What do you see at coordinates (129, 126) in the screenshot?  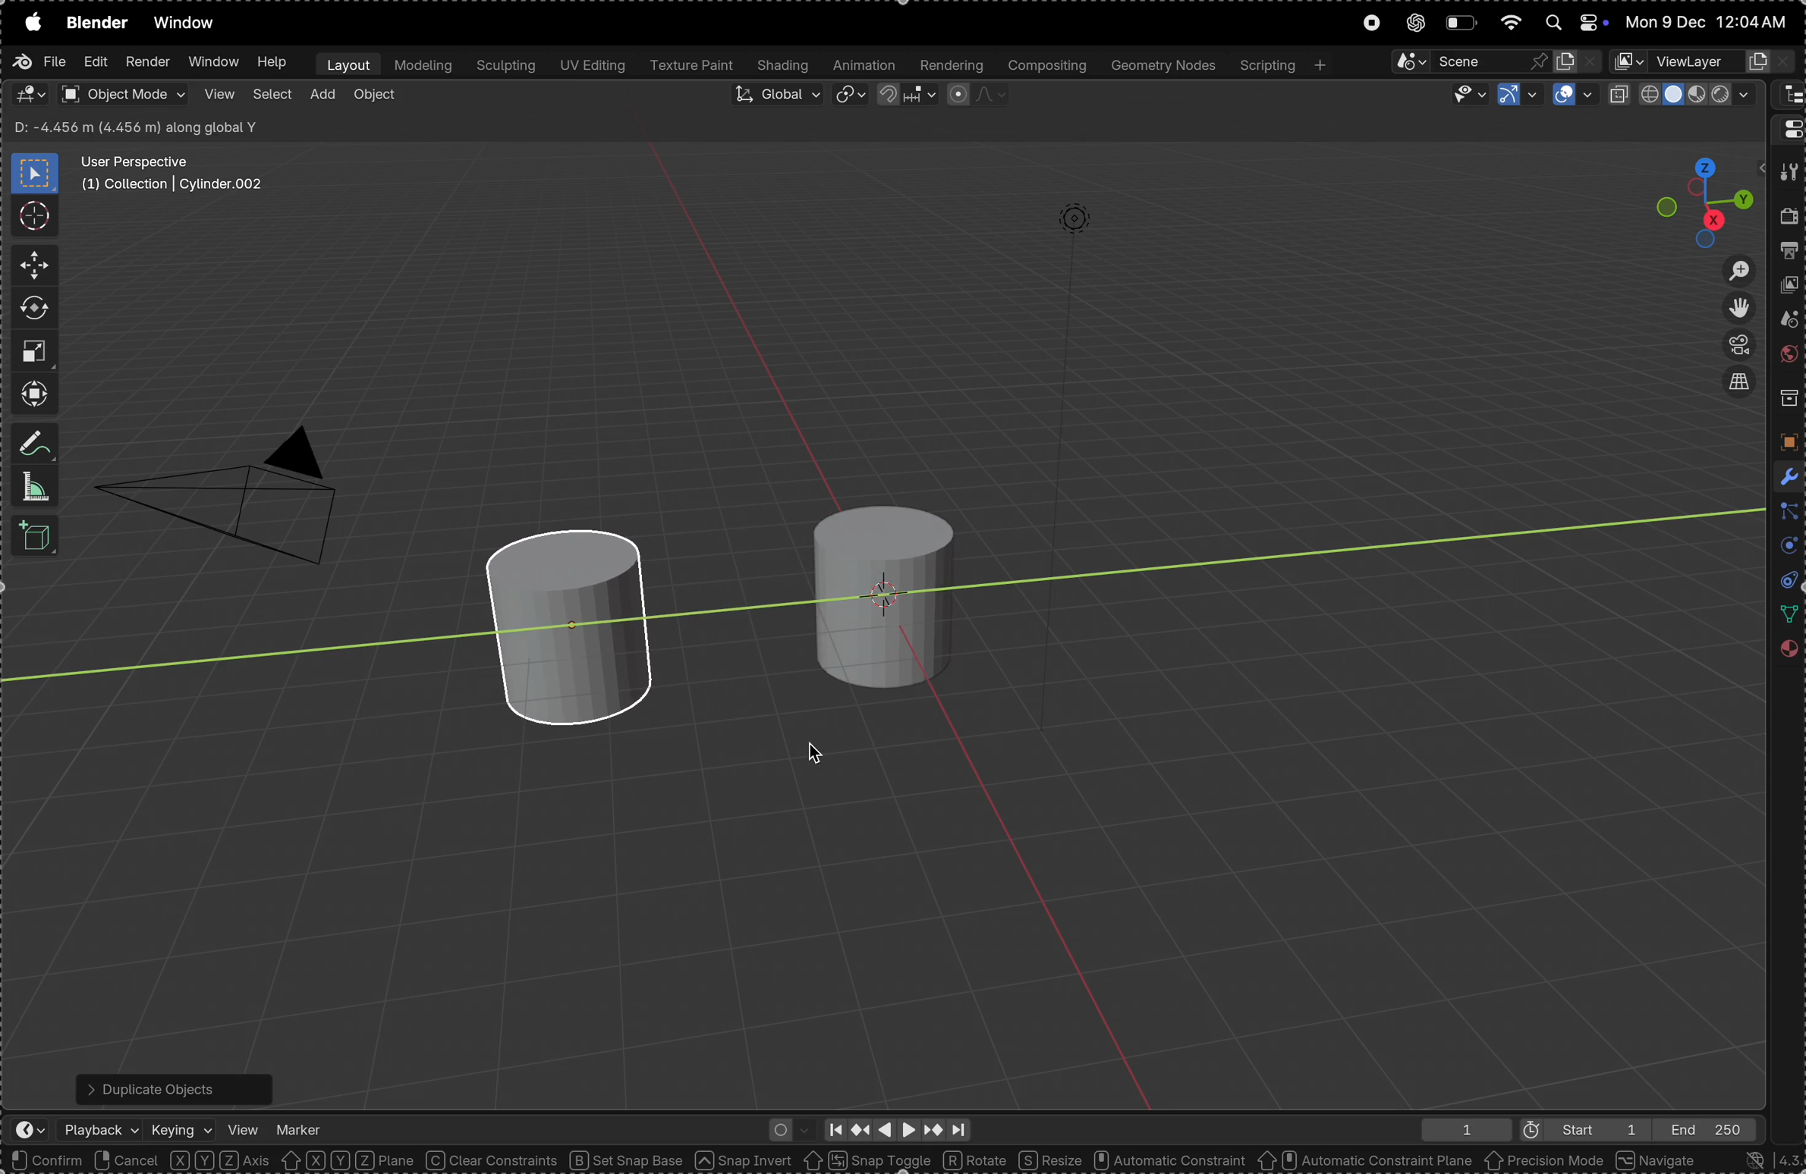 I see `modes` at bounding box center [129, 126].